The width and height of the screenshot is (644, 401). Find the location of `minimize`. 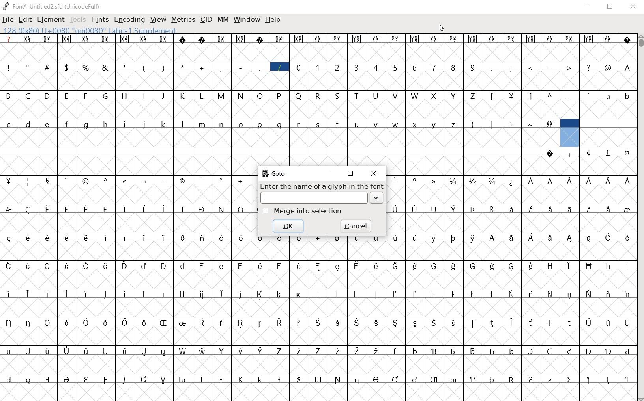

minimize is located at coordinates (328, 173).